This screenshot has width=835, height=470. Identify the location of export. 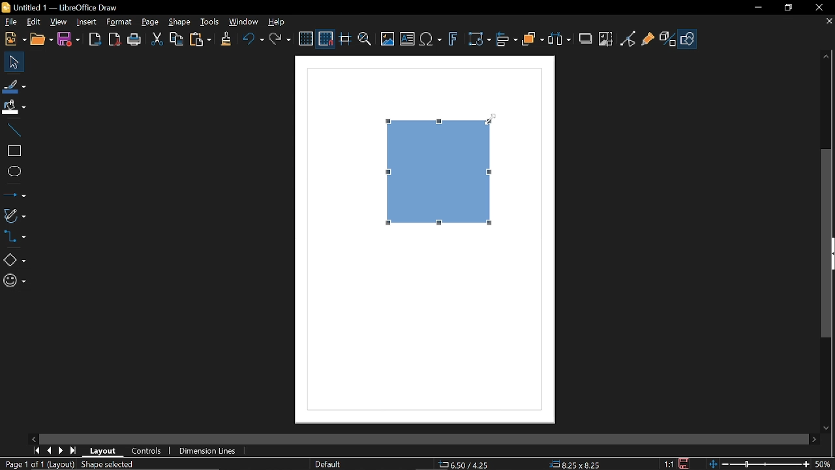
(96, 39).